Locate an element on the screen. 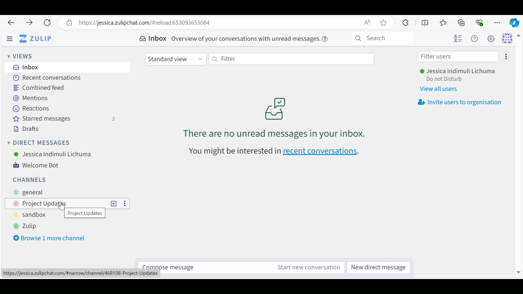 This screenshot has height=294, width=523. Start new conversations is located at coordinates (307, 267).